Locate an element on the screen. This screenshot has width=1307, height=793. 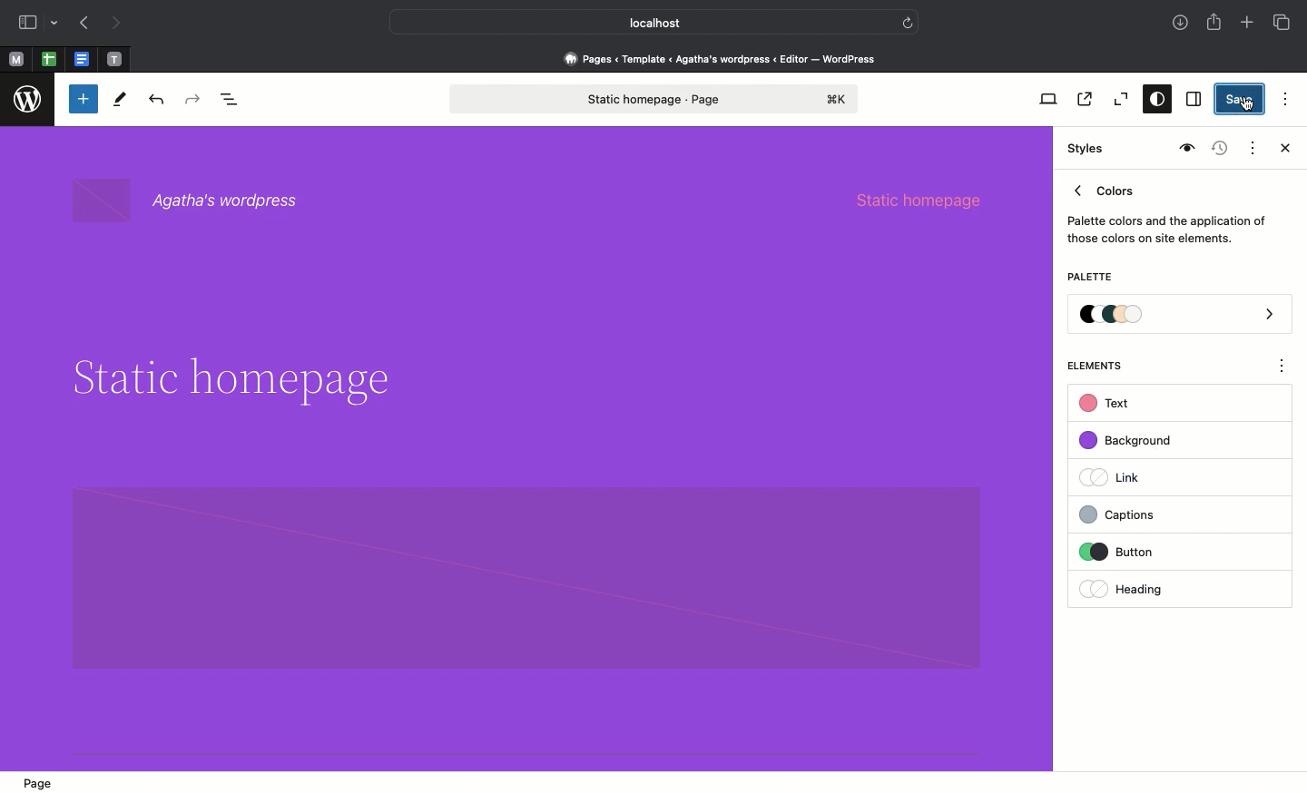
Styles is located at coordinates (1153, 101).